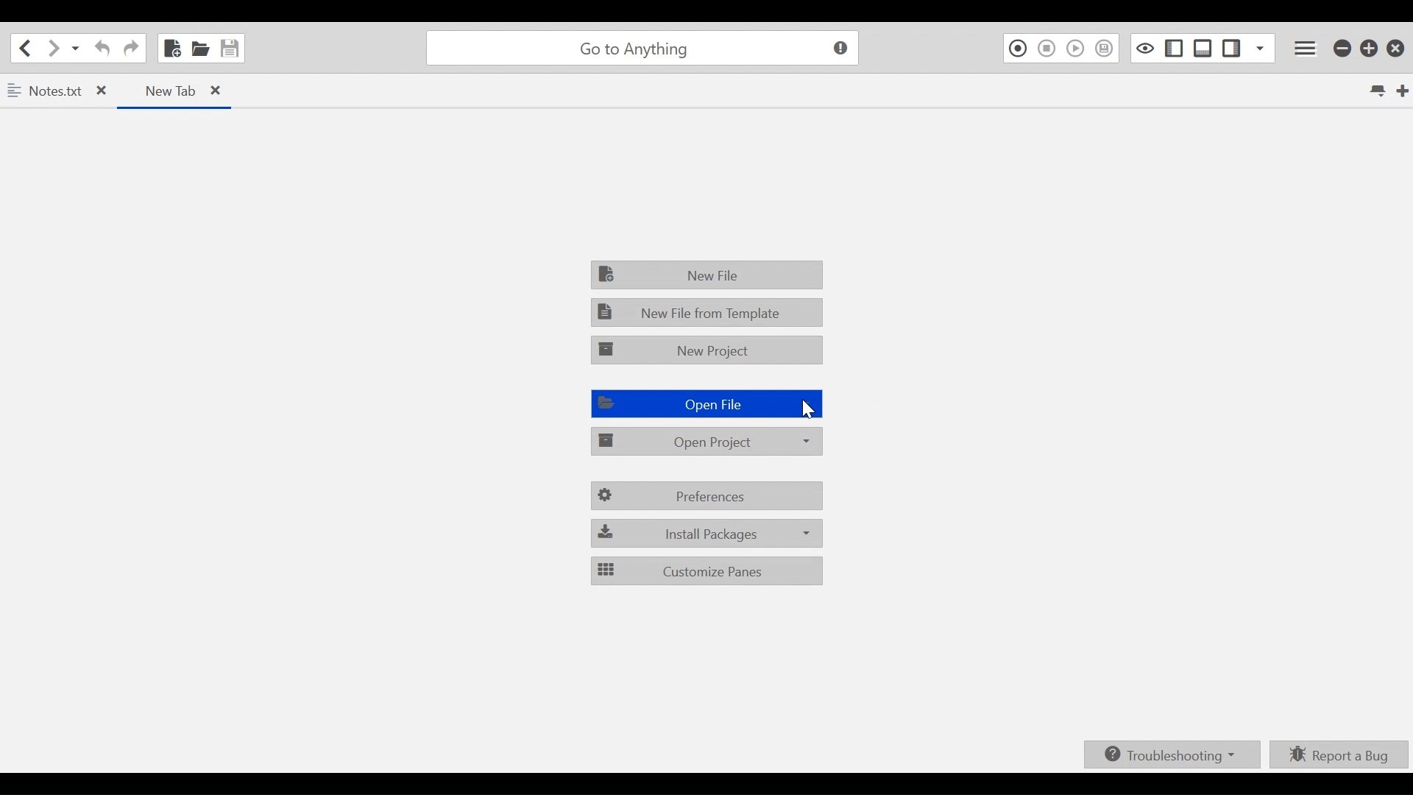 The width and height of the screenshot is (1413, 795). I want to click on Save File, so click(230, 48).